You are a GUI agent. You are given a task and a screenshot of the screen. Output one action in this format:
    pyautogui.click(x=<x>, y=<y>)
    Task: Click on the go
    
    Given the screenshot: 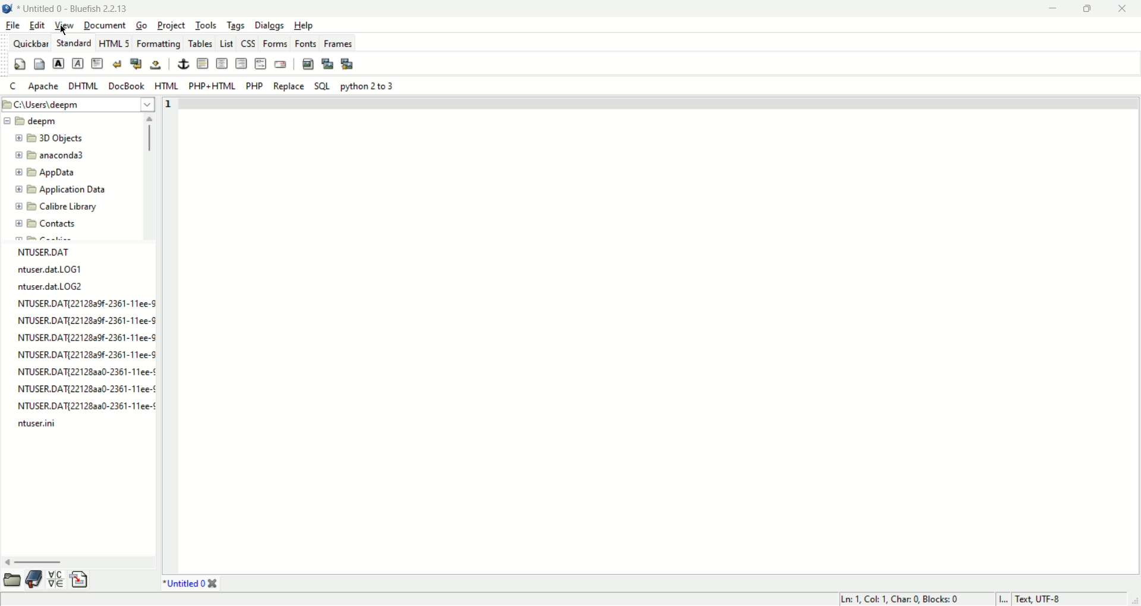 What is the action you would take?
    pyautogui.click(x=143, y=26)
    